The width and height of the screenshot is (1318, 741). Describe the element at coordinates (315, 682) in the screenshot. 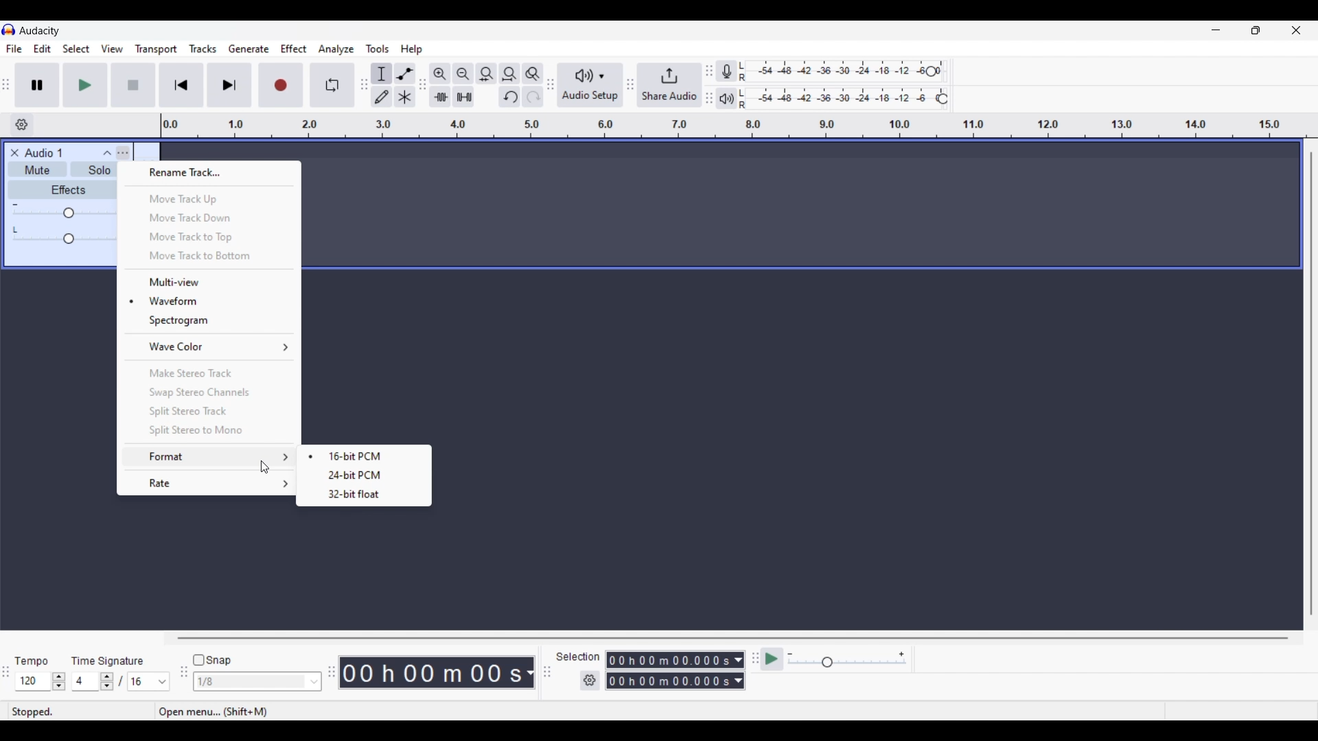

I see `Snap options to choose from` at that location.